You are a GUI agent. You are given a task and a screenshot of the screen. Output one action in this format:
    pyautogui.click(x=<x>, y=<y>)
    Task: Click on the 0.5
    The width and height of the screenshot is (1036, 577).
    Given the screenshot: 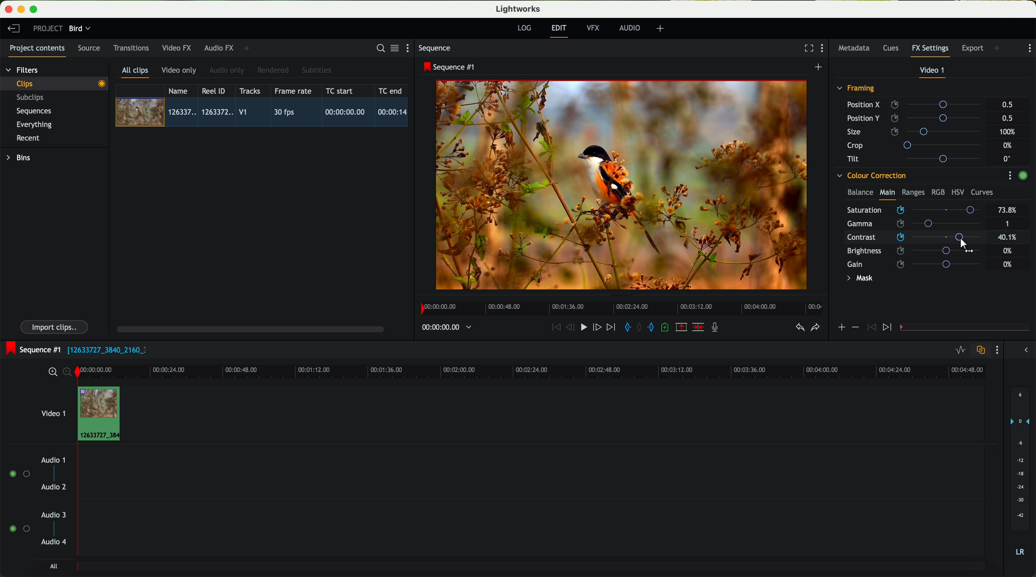 What is the action you would take?
    pyautogui.click(x=1007, y=118)
    